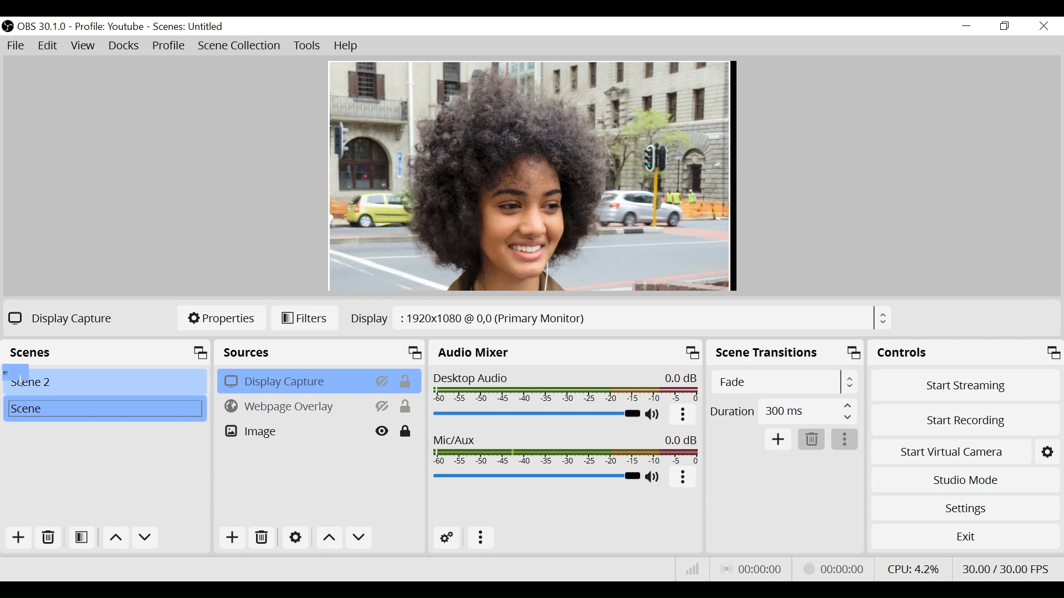 The height and width of the screenshot is (598, 1064). Describe the element at coordinates (683, 477) in the screenshot. I see `more options` at that location.